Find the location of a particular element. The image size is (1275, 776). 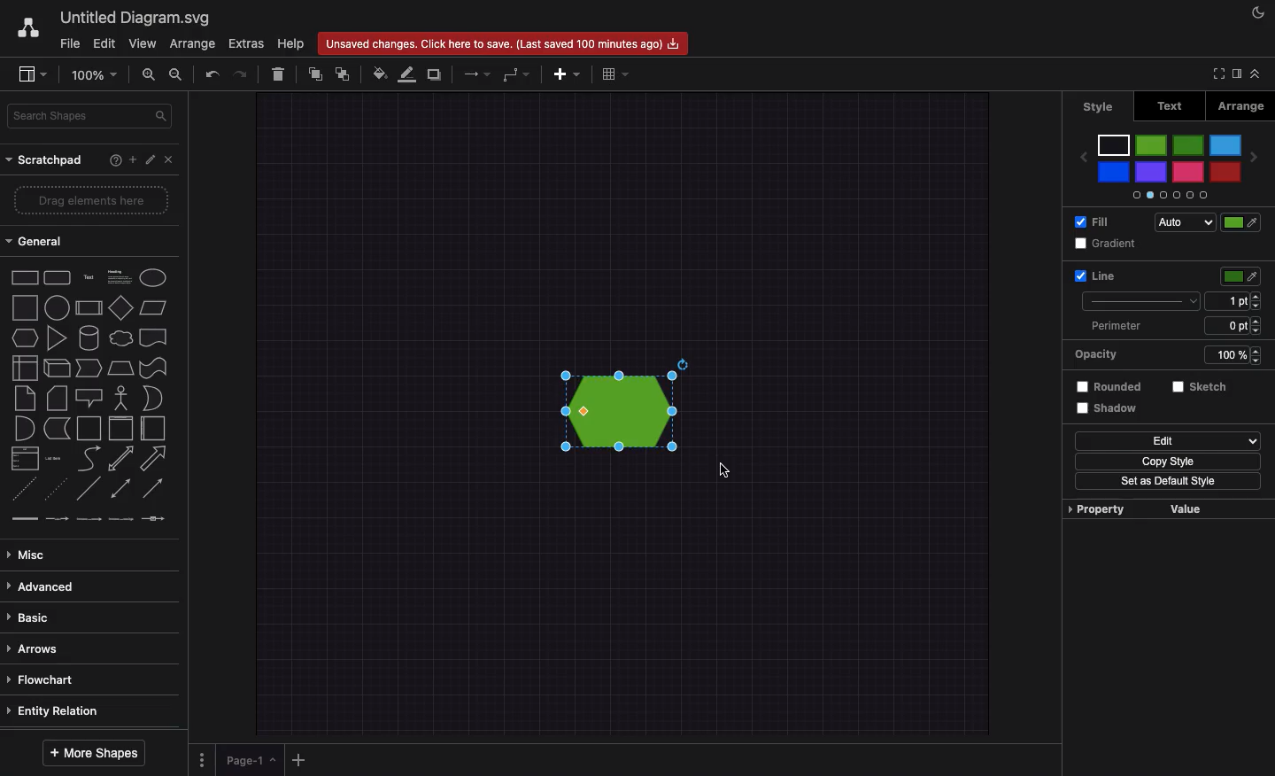

Full screen is located at coordinates (1217, 74).